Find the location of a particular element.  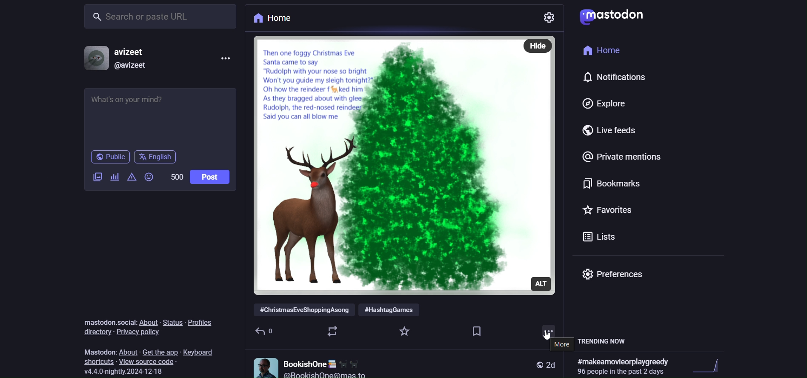

private mention is located at coordinates (625, 157).